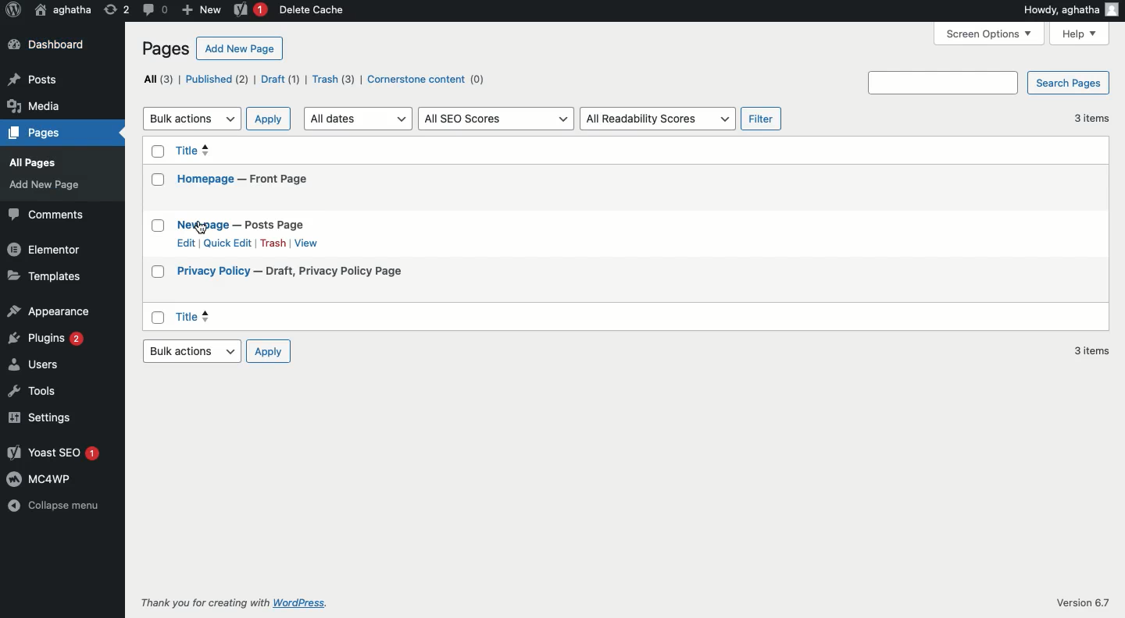 This screenshot has width=1125, height=618. What do you see at coordinates (334, 80) in the screenshot?
I see `Trash` at bounding box center [334, 80].